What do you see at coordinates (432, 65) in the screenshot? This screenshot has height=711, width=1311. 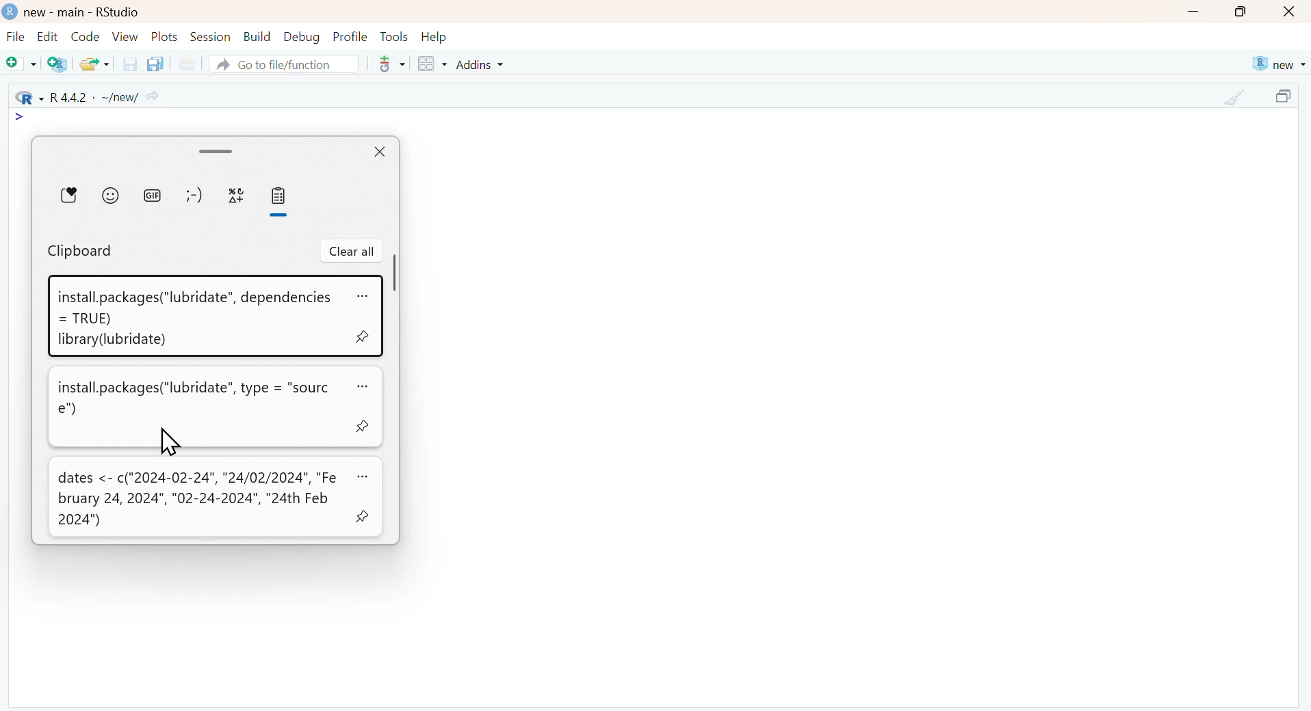 I see `Workspace panes` at bounding box center [432, 65].